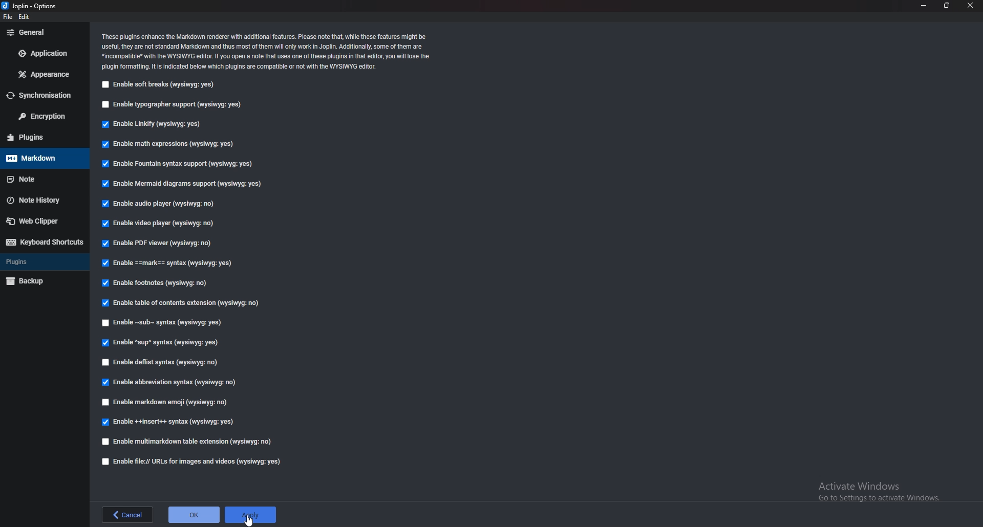  Describe the element at coordinates (39, 158) in the screenshot. I see `markdown` at that location.